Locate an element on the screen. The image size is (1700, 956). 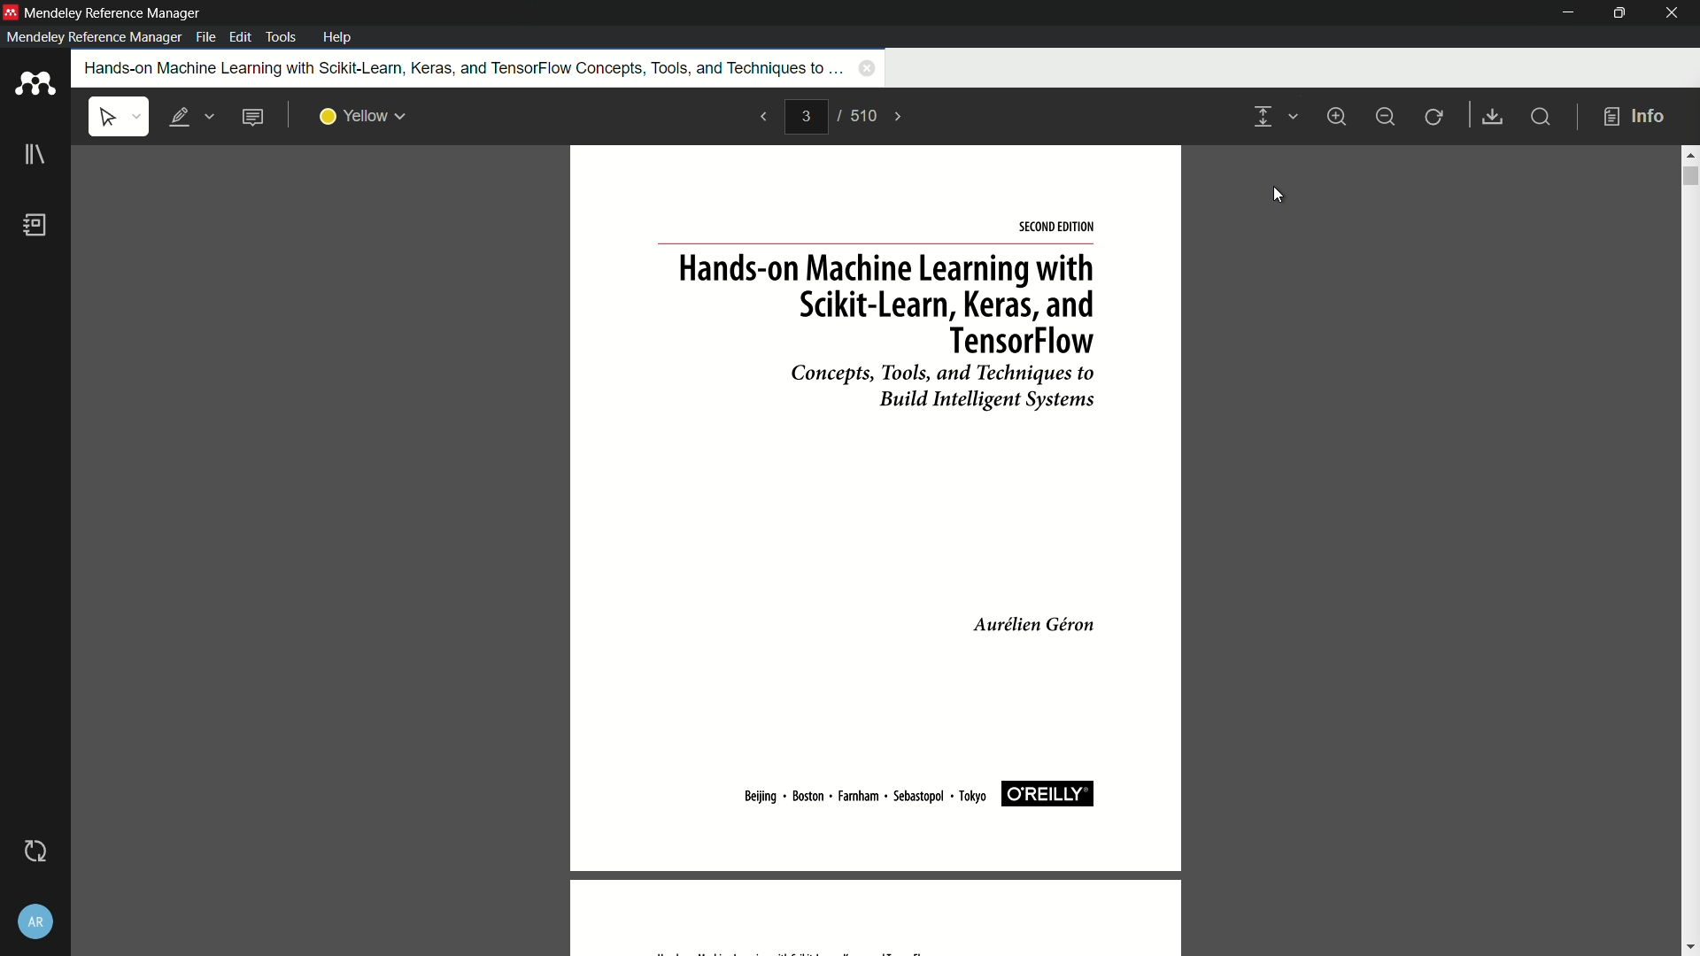
book name is located at coordinates (460, 67).